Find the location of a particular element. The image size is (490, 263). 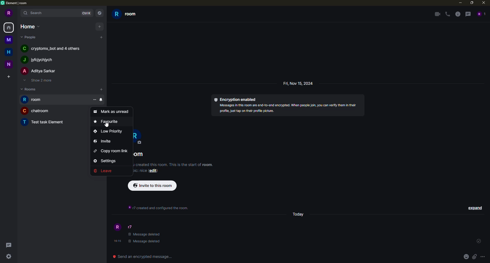

message deleted is located at coordinates (144, 234).